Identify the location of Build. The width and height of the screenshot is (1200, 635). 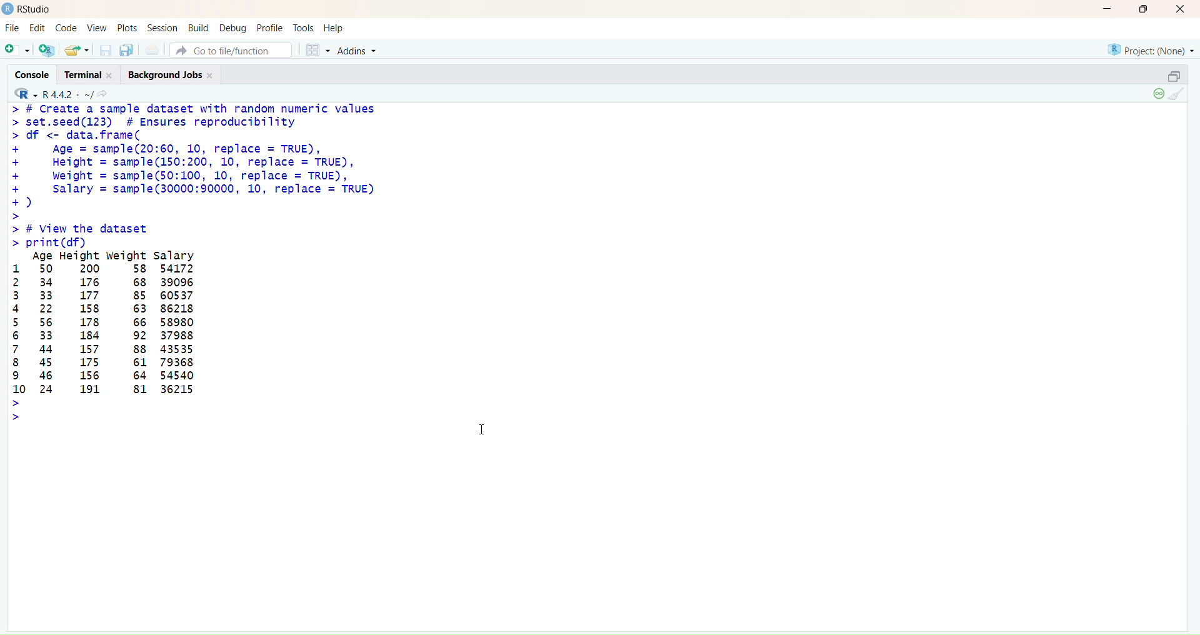
(199, 27).